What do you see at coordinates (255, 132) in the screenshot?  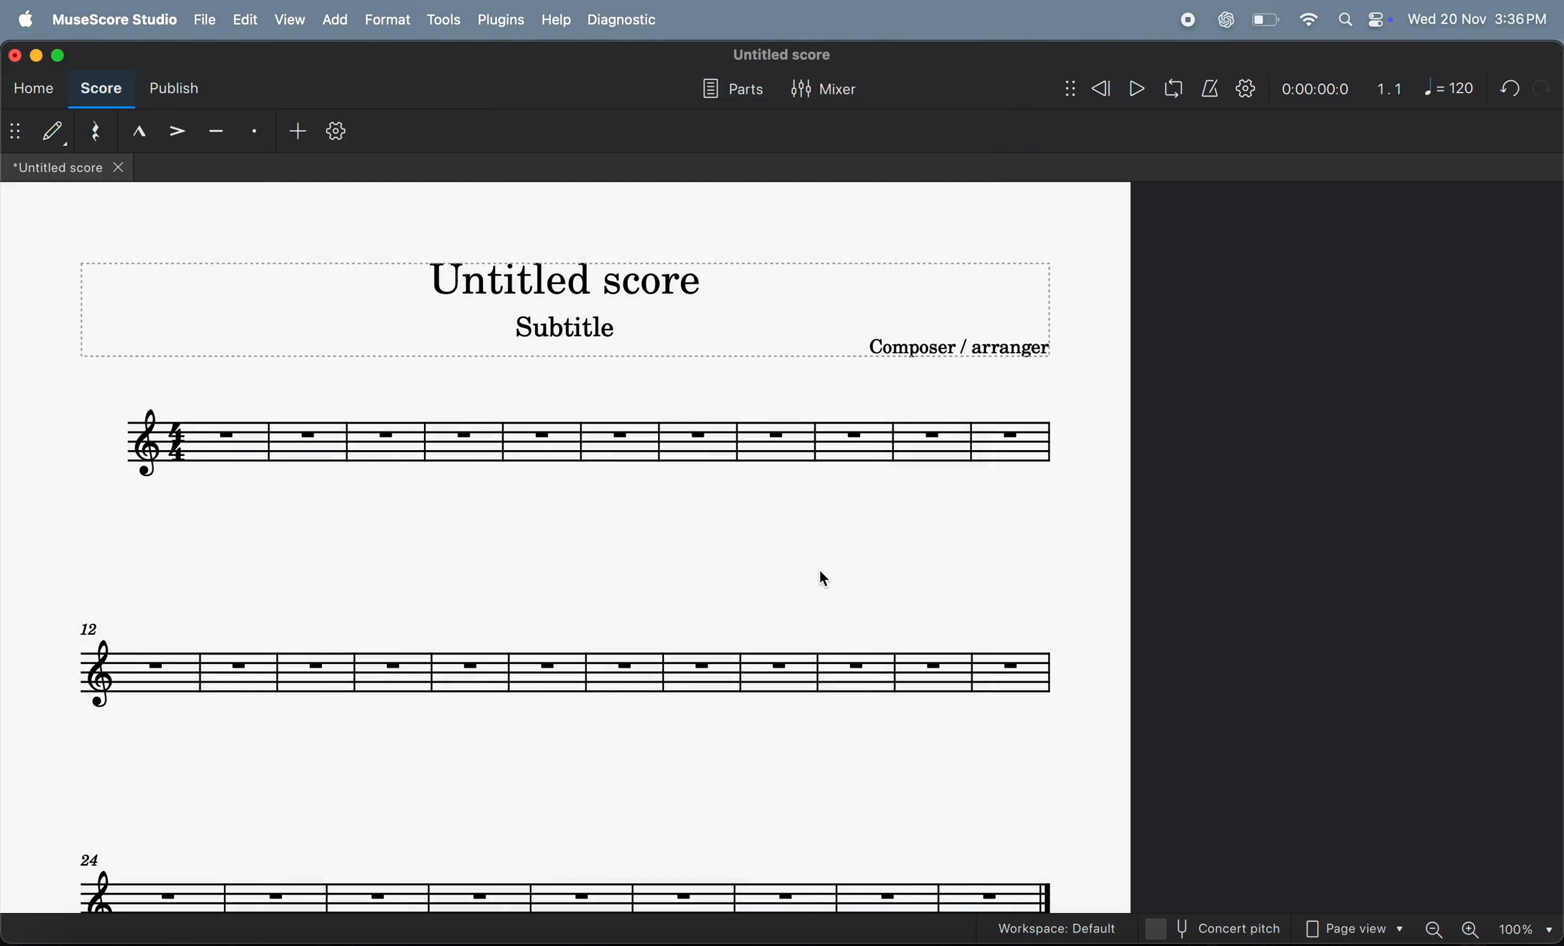 I see `satccato` at bounding box center [255, 132].